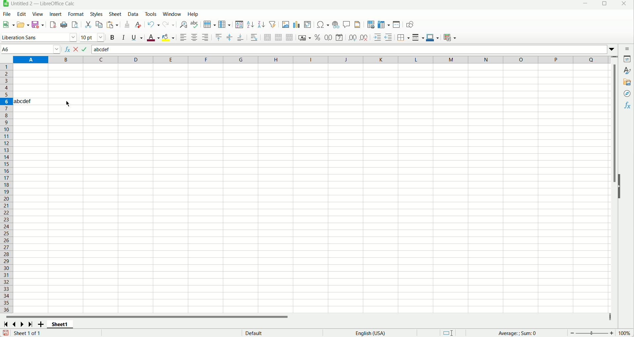  I want to click on scroll to next sheet, so click(23, 324).